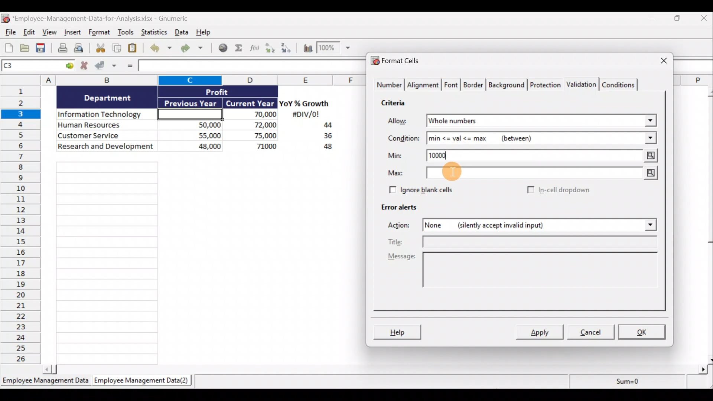 Image resolution: width=713 pixels, height=401 pixels. Describe the element at coordinates (403, 226) in the screenshot. I see `Actions` at that location.